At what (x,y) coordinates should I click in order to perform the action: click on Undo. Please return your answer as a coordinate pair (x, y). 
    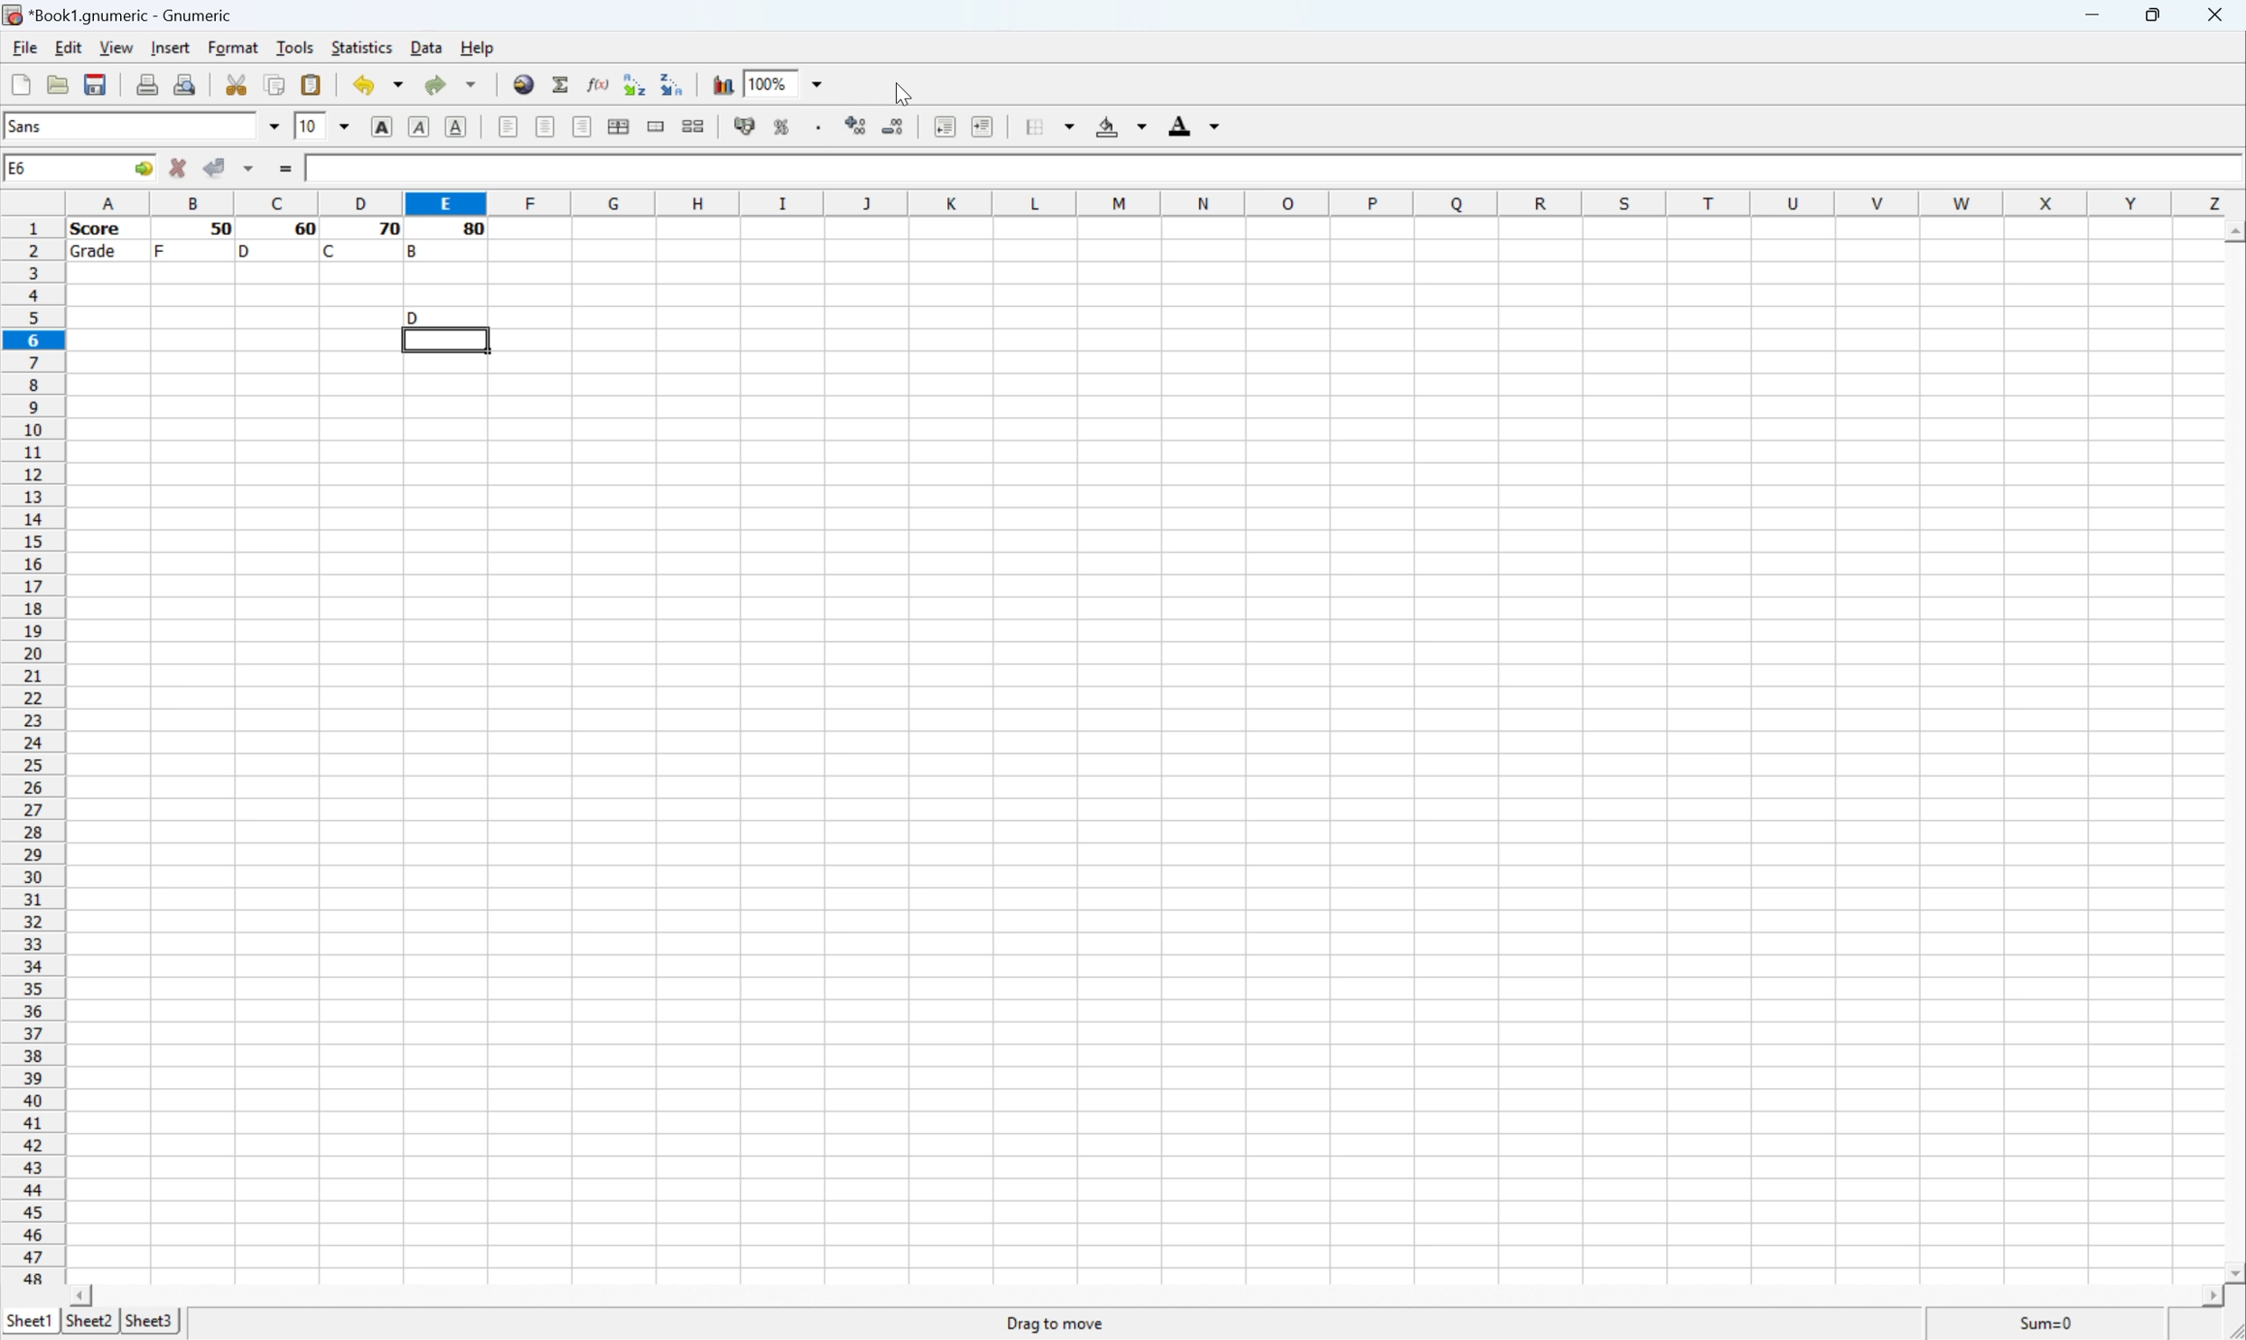
    Looking at the image, I should click on (375, 84).